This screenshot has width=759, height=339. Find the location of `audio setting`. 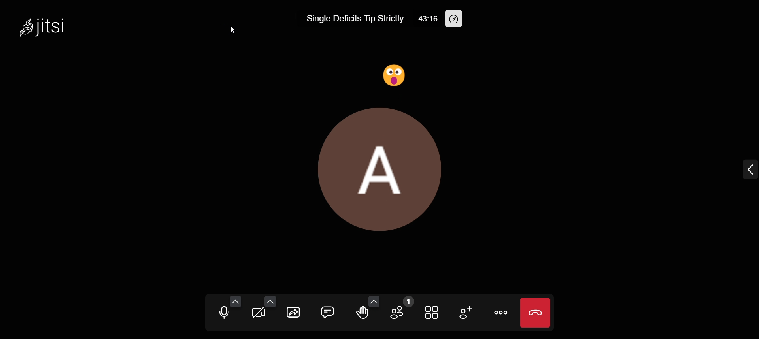

audio setting is located at coordinates (235, 301).